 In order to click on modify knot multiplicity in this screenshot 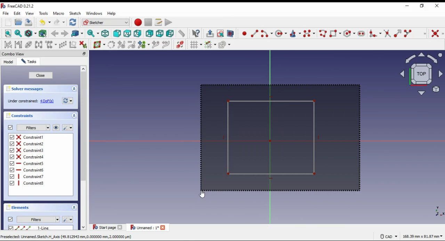, I will do `click(144, 44)`.